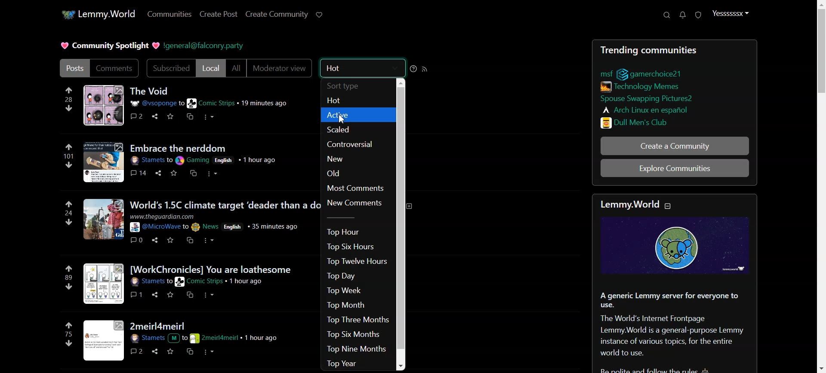 The height and width of the screenshot is (373, 826). Describe the element at coordinates (277, 14) in the screenshot. I see `Create Community` at that location.